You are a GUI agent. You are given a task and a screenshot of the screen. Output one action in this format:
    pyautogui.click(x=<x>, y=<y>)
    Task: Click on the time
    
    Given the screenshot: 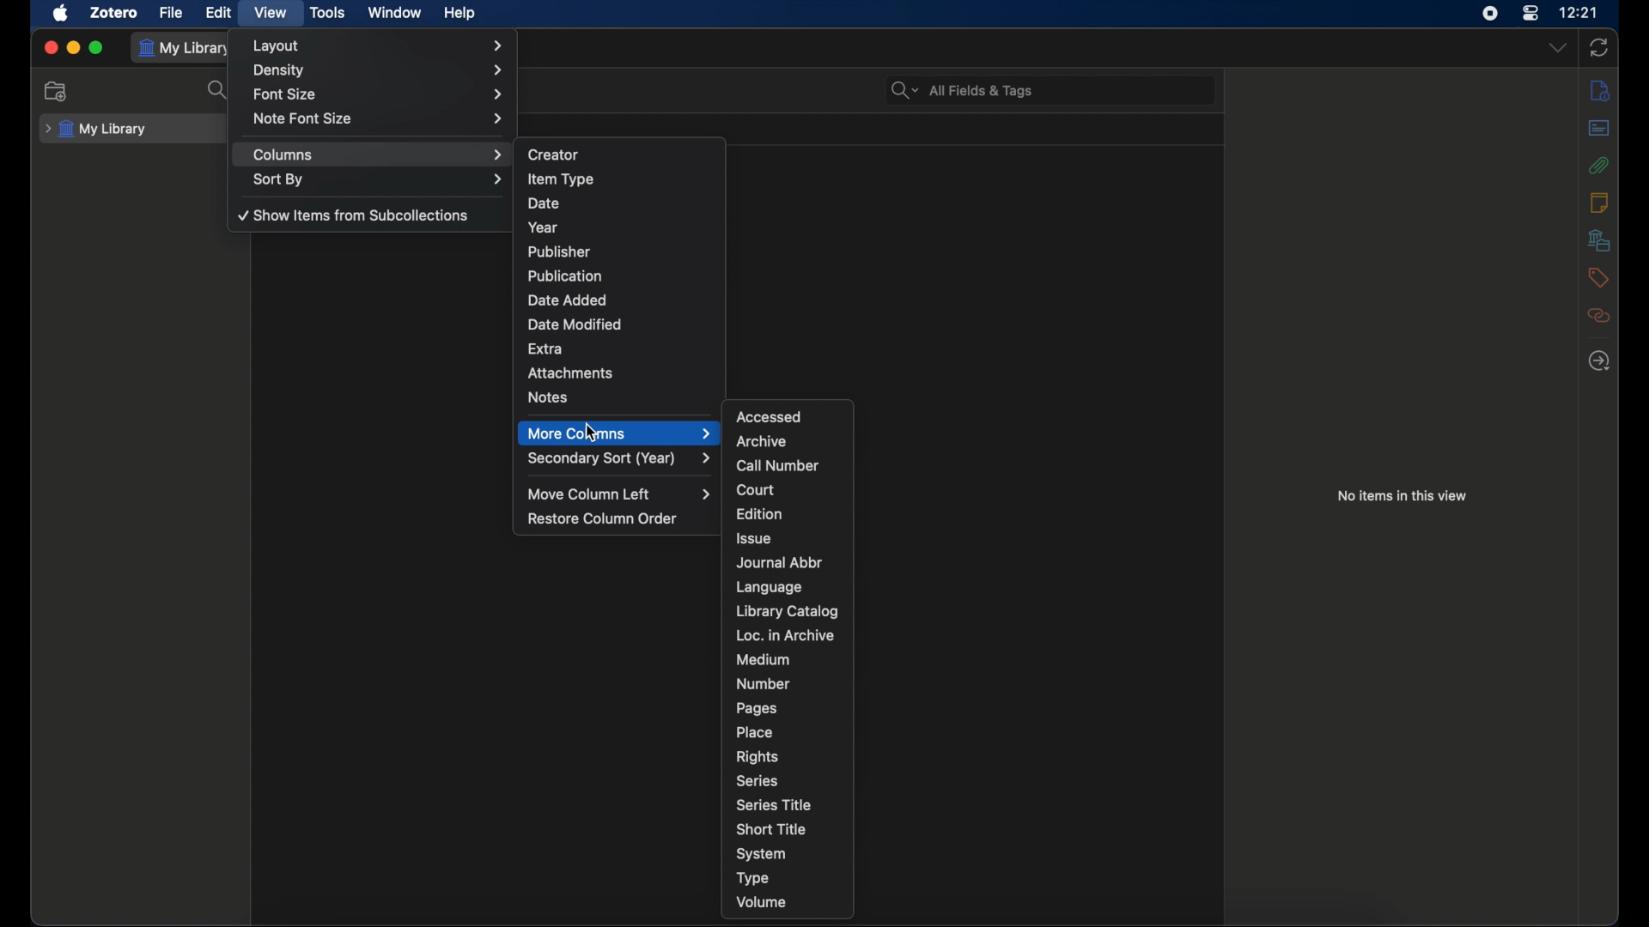 What is the action you would take?
    pyautogui.click(x=1579, y=11)
    